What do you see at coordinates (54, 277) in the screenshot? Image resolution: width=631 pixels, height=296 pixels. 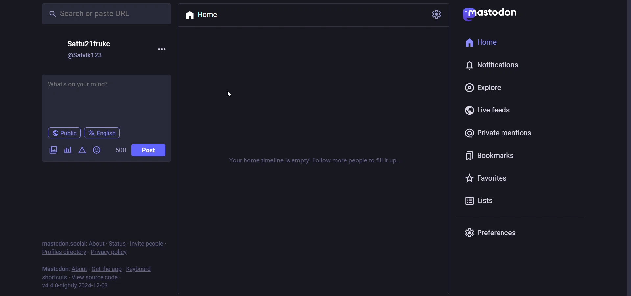 I see `shortcuts` at bounding box center [54, 277].